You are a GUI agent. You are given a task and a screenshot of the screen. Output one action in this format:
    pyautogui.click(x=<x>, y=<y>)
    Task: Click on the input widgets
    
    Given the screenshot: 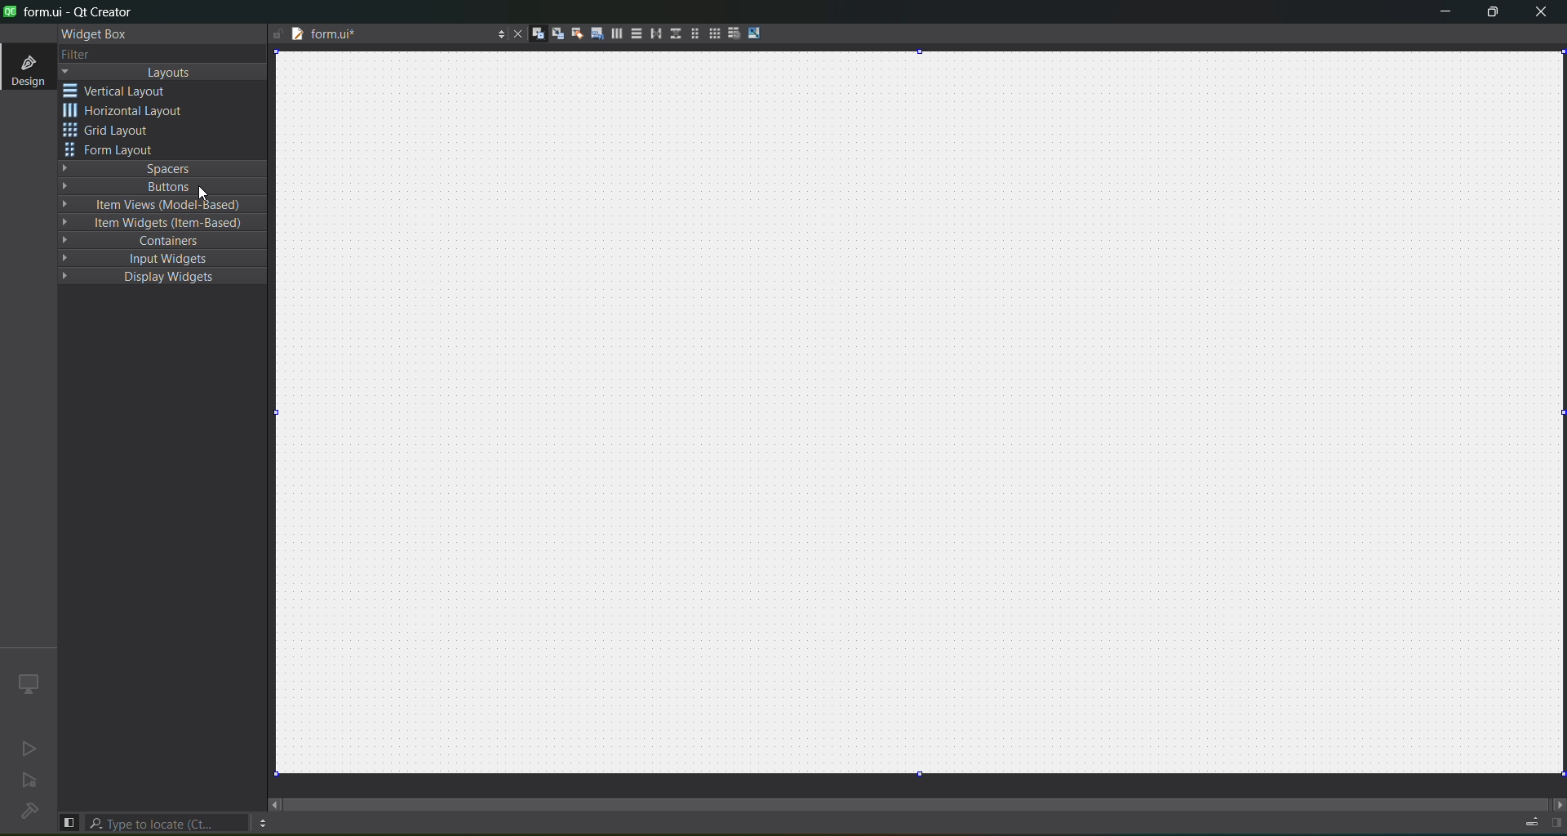 What is the action you would take?
    pyautogui.click(x=162, y=260)
    